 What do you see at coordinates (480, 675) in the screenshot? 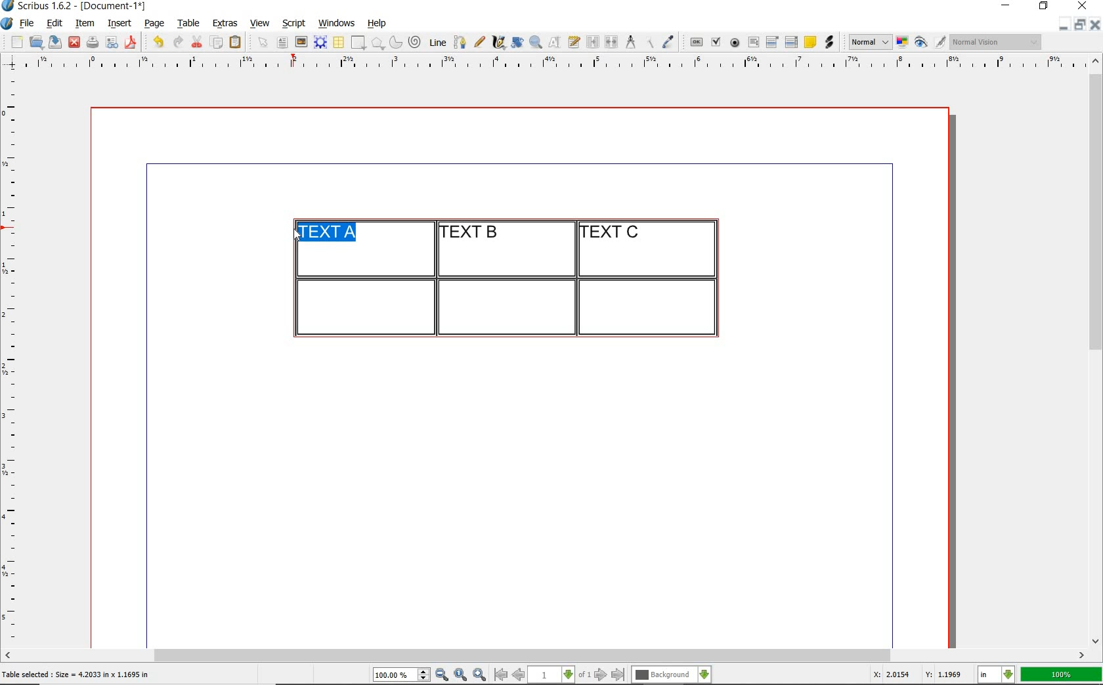
I see `zoom in` at bounding box center [480, 675].